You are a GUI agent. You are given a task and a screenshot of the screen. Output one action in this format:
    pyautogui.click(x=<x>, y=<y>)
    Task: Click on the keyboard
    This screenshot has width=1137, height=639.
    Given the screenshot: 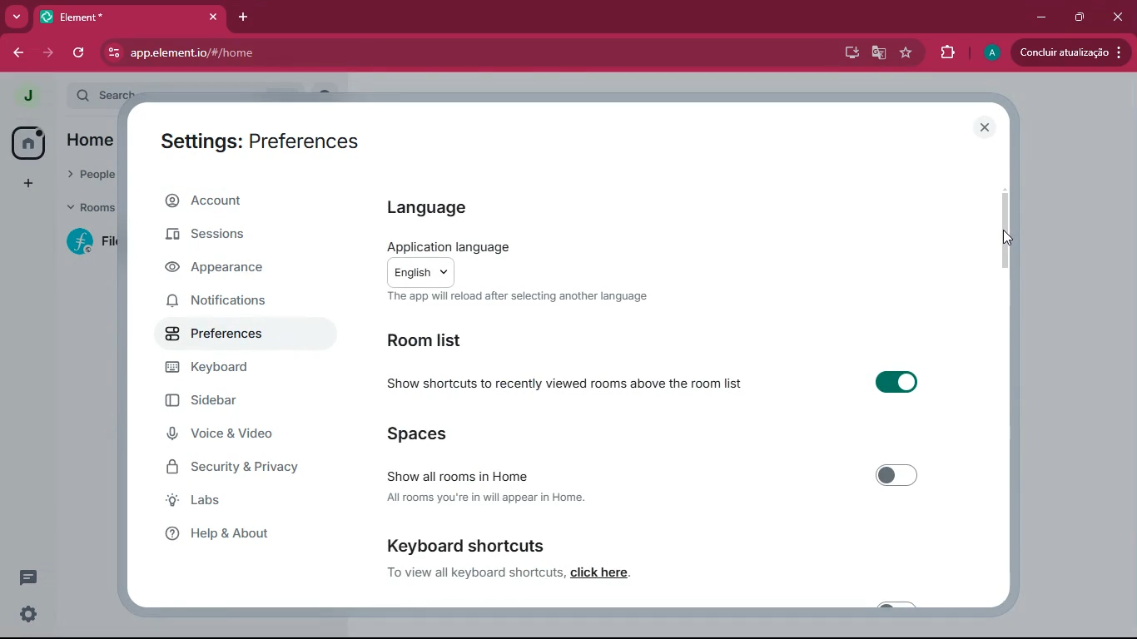 What is the action you would take?
    pyautogui.click(x=233, y=372)
    